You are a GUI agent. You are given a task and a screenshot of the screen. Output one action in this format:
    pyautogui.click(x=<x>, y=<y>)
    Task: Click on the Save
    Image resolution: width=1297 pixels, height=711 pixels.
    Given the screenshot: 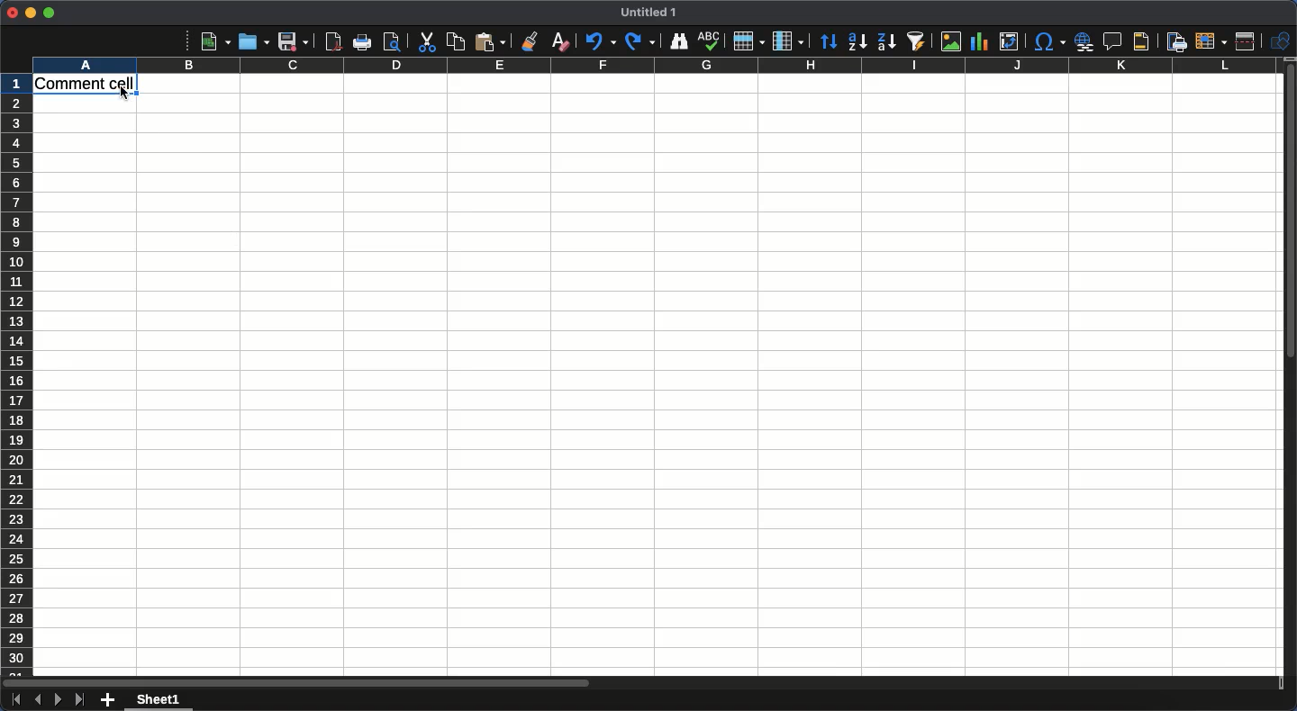 What is the action you would take?
    pyautogui.click(x=292, y=41)
    